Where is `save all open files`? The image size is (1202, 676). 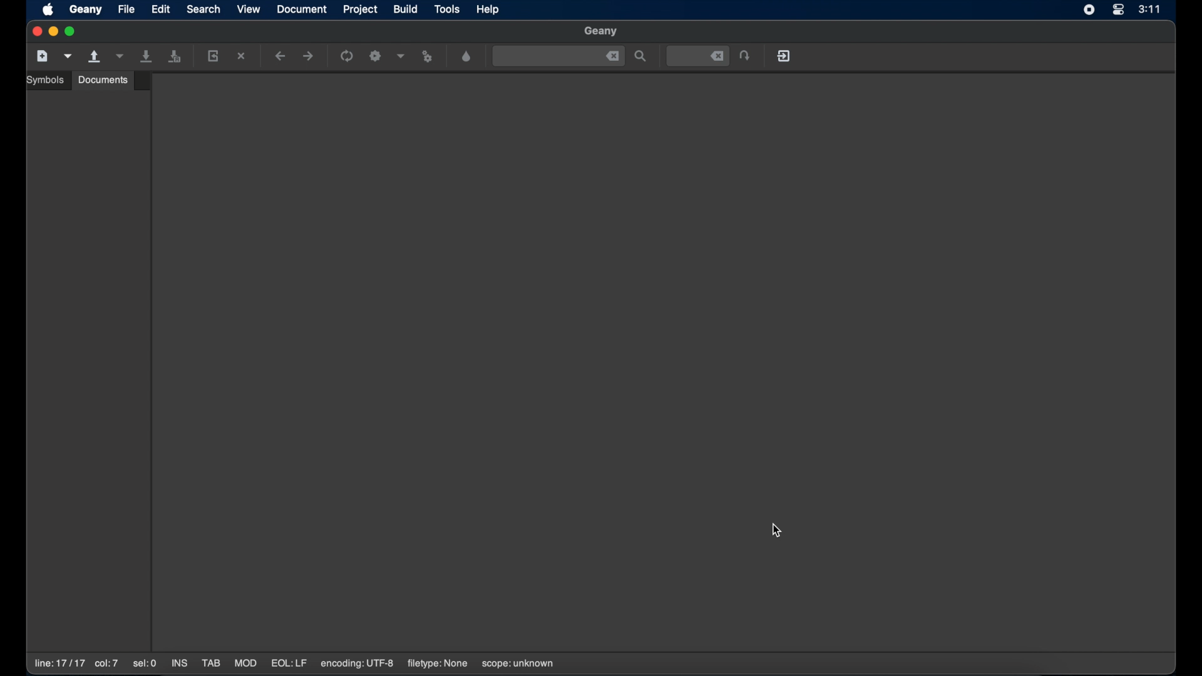 save all open files is located at coordinates (175, 57).